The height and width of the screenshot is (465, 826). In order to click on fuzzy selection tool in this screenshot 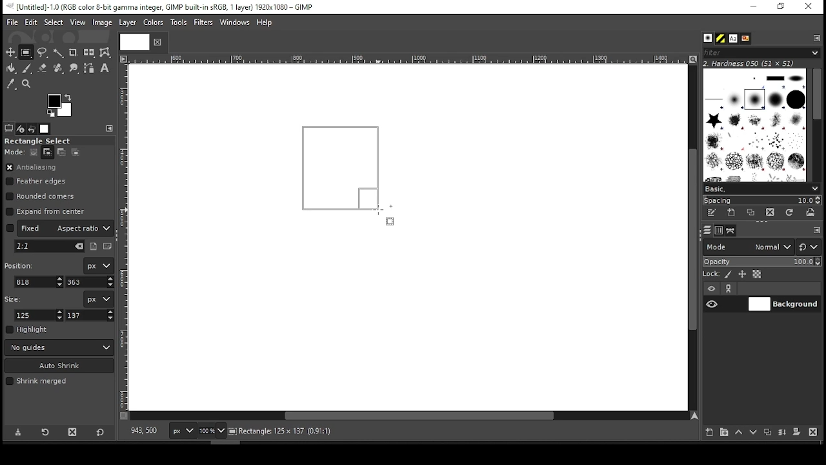, I will do `click(59, 53)`.